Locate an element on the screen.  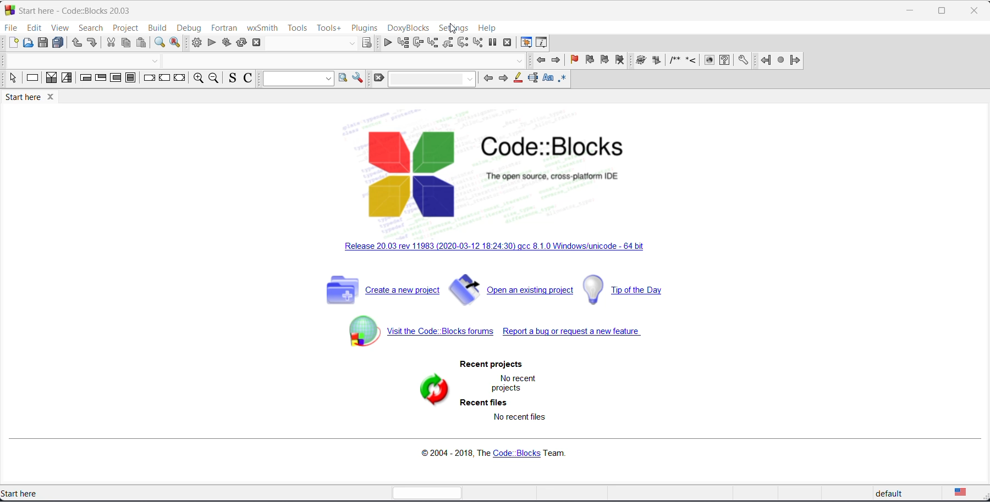
toggle comments is located at coordinates (248, 79).